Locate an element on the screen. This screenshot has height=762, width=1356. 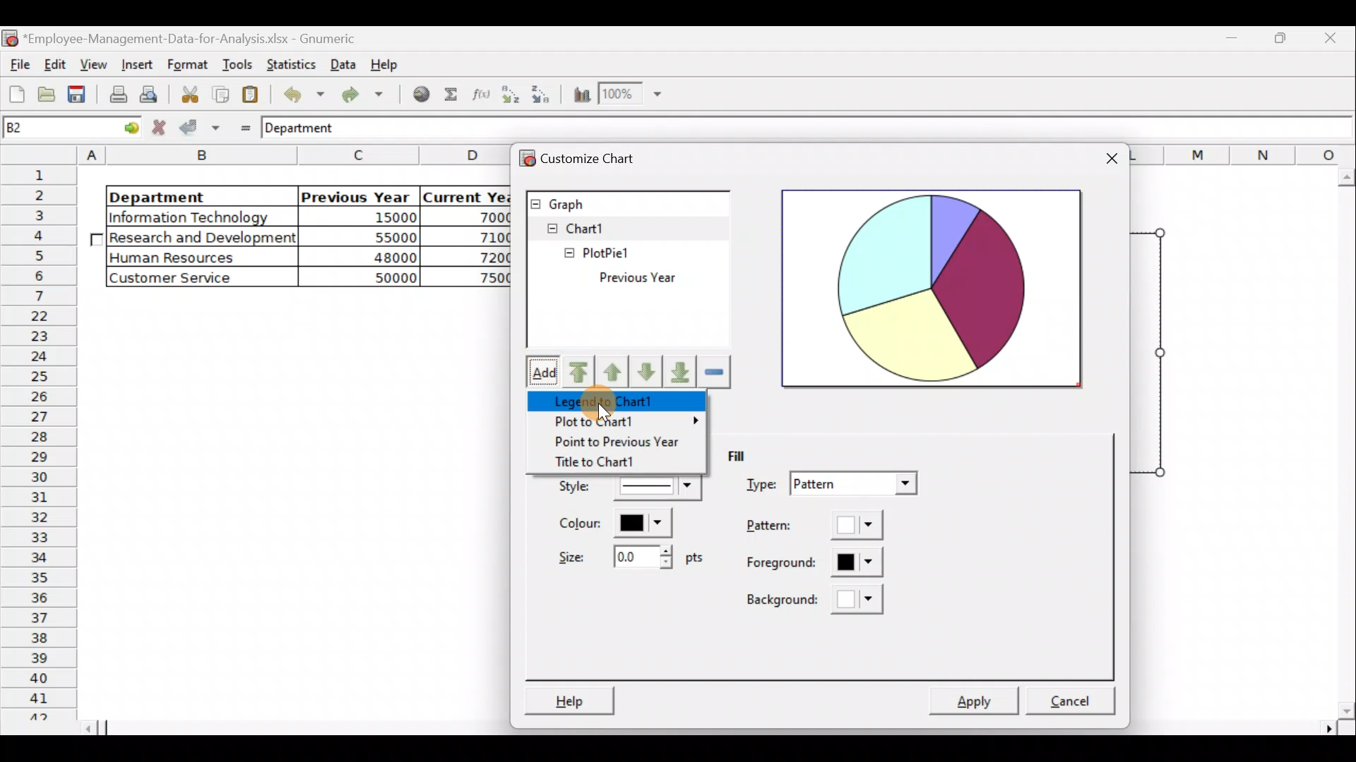
Edit a function in the current cell is located at coordinates (480, 94).